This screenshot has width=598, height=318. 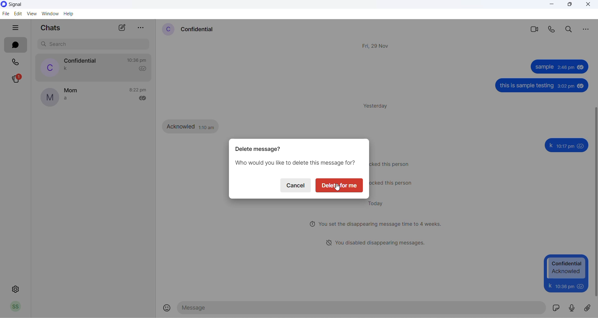 I want to click on seen, so click(x=579, y=67).